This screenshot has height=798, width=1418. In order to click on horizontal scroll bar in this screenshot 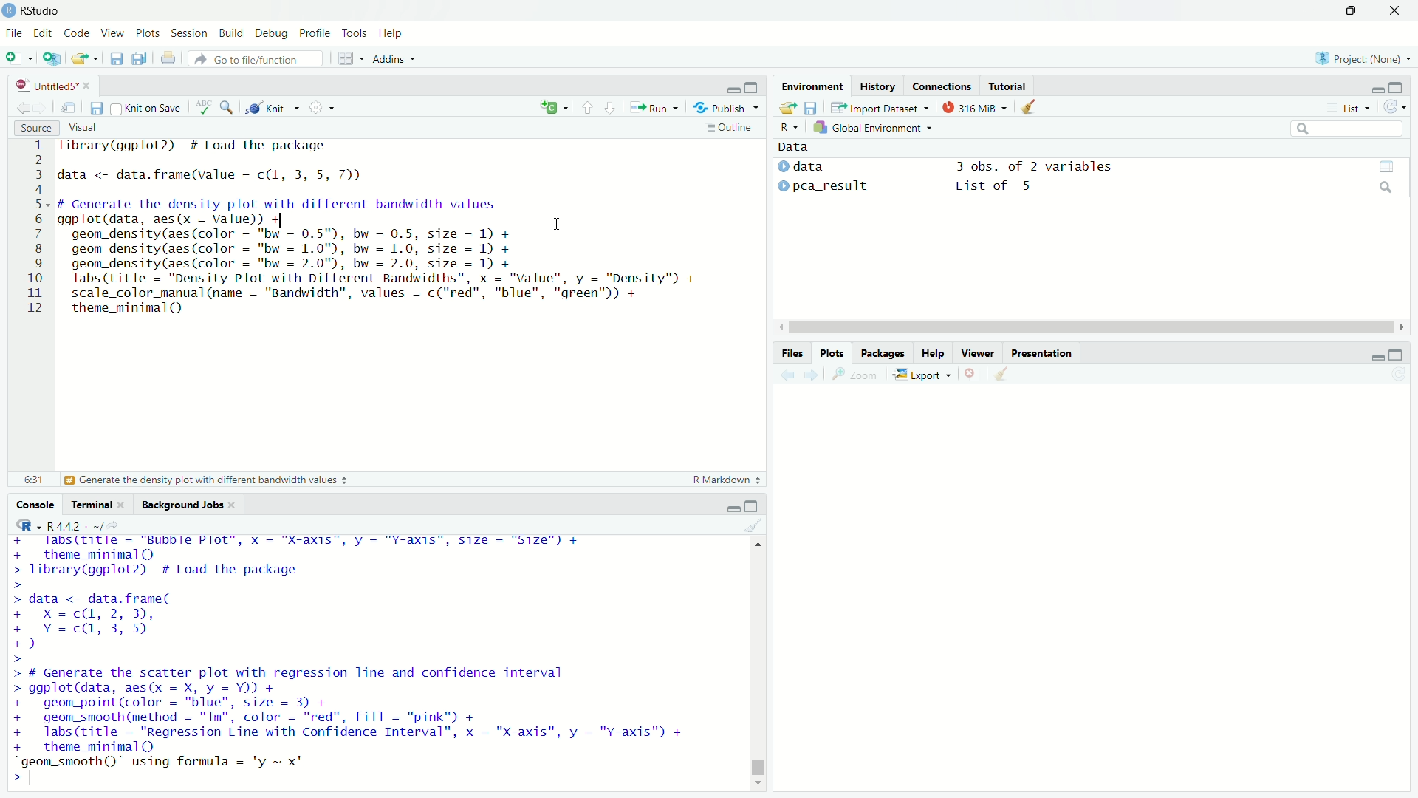, I will do `click(1092, 327)`.